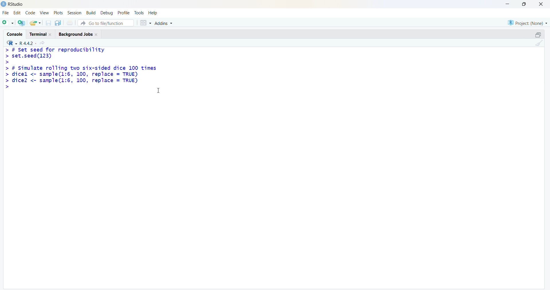 The width and height of the screenshot is (550, 290). What do you see at coordinates (38, 35) in the screenshot?
I see `terminal` at bounding box center [38, 35].